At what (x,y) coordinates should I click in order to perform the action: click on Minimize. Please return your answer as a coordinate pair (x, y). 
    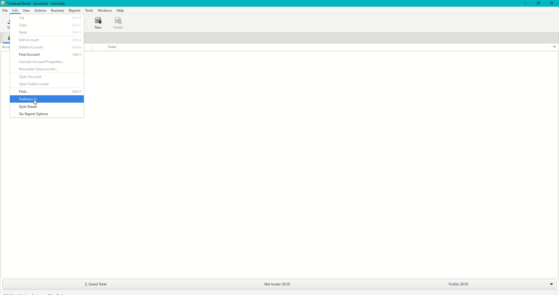
    Looking at the image, I should click on (524, 3).